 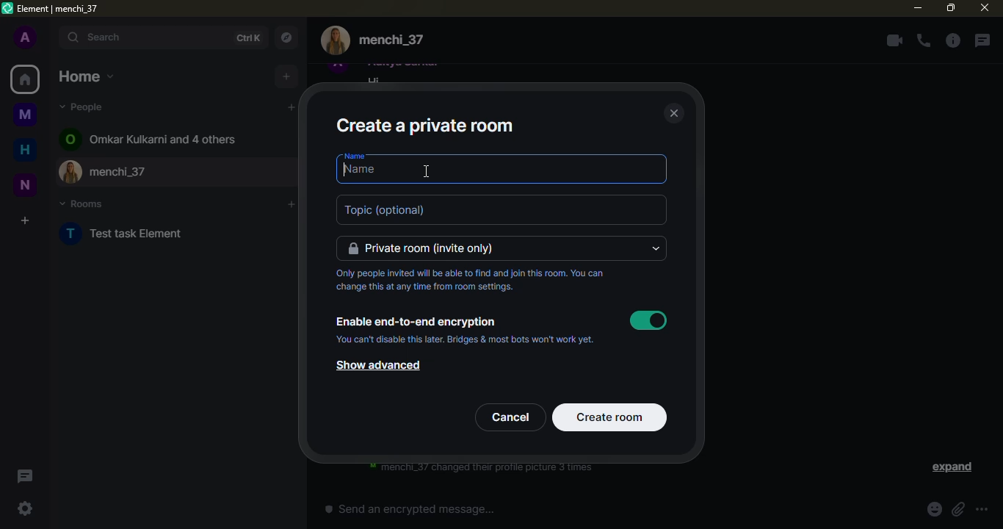 What do you see at coordinates (510, 417) in the screenshot?
I see `cancel` at bounding box center [510, 417].